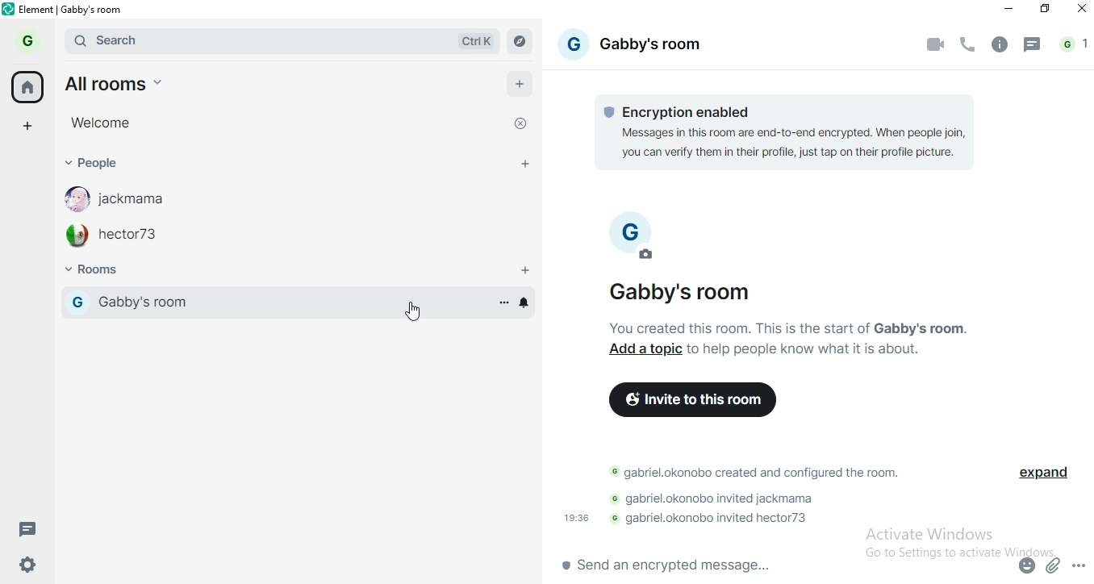 The image size is (1094, 584). I want to click on close, so click(523, 122).